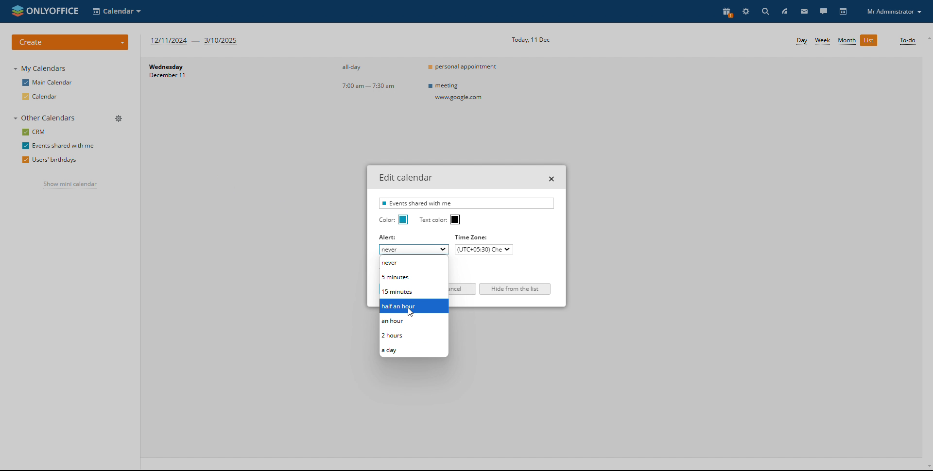 The width and height of the screenshot is (933, 471). Describe the element at coordinates (120, 119) in the screenshot. I see `manage` at that location.